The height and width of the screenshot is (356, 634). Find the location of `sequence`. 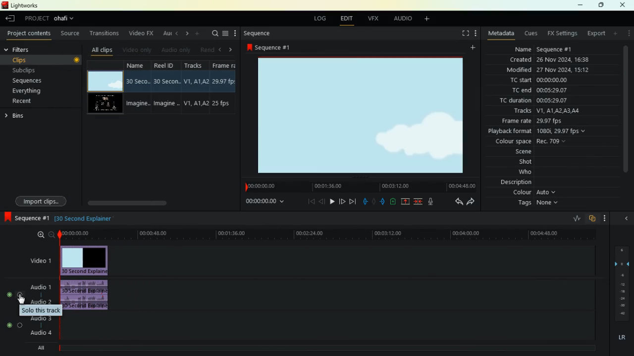

sequence is located at coordinates (268, 48).